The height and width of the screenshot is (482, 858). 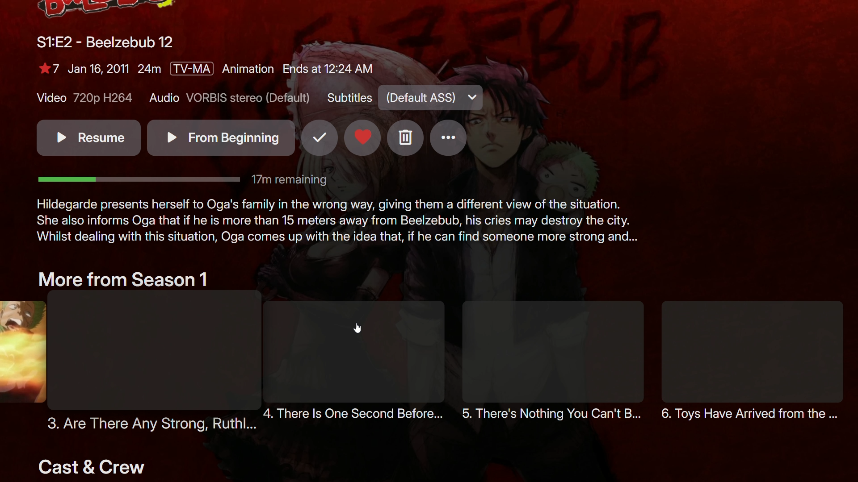 I want to click on There is one second before, so click(x=356, y=381).